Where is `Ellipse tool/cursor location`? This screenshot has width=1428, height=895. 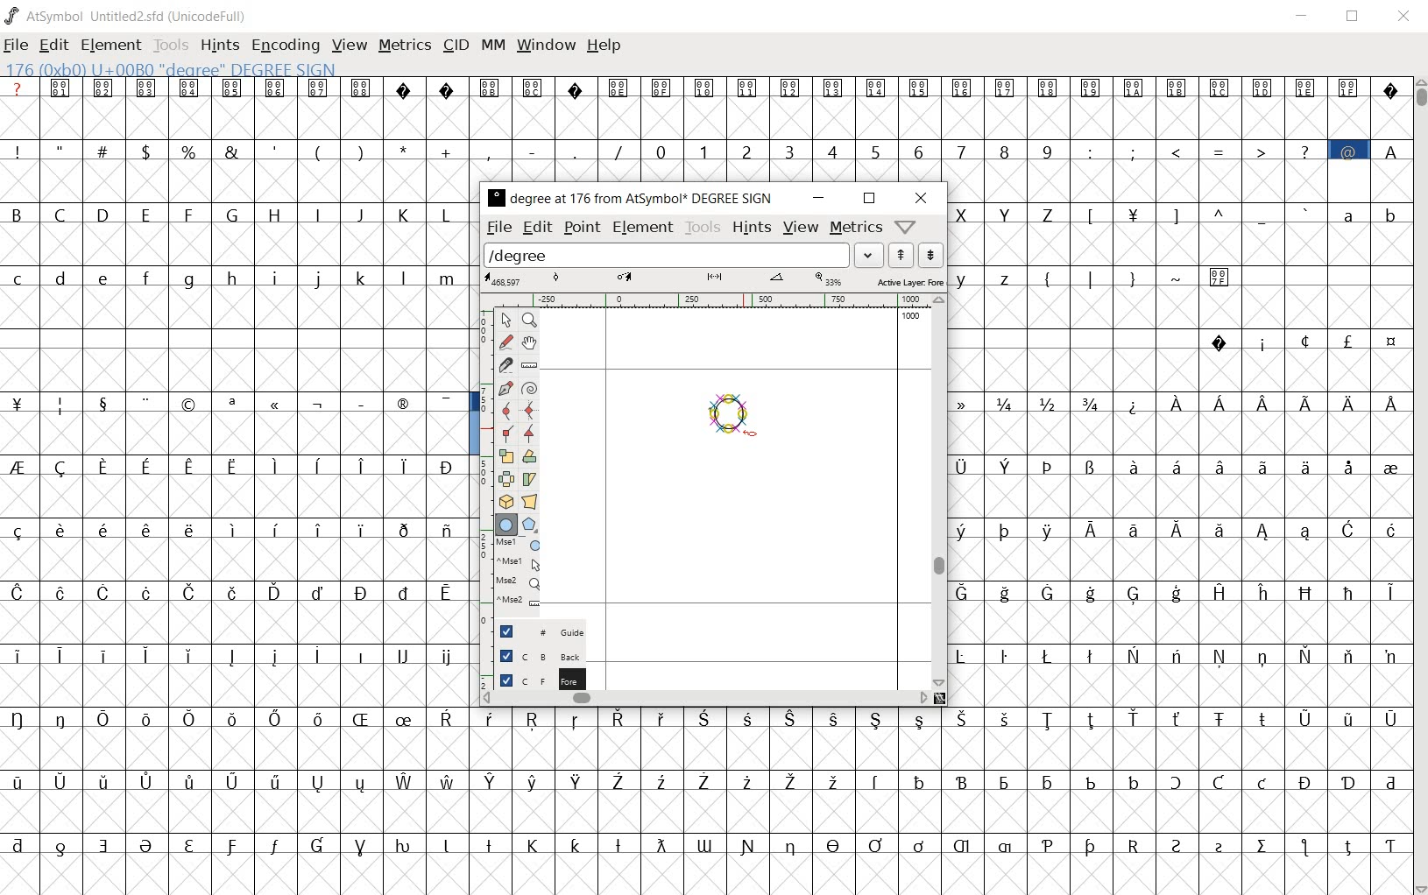 Ellipse tool/cursor location is located at coordinates (750, 434).